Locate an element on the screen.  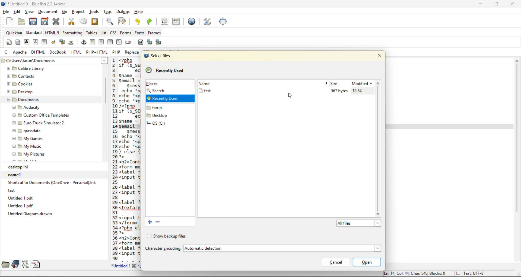
character encoding is located at coordinates (163, 249).